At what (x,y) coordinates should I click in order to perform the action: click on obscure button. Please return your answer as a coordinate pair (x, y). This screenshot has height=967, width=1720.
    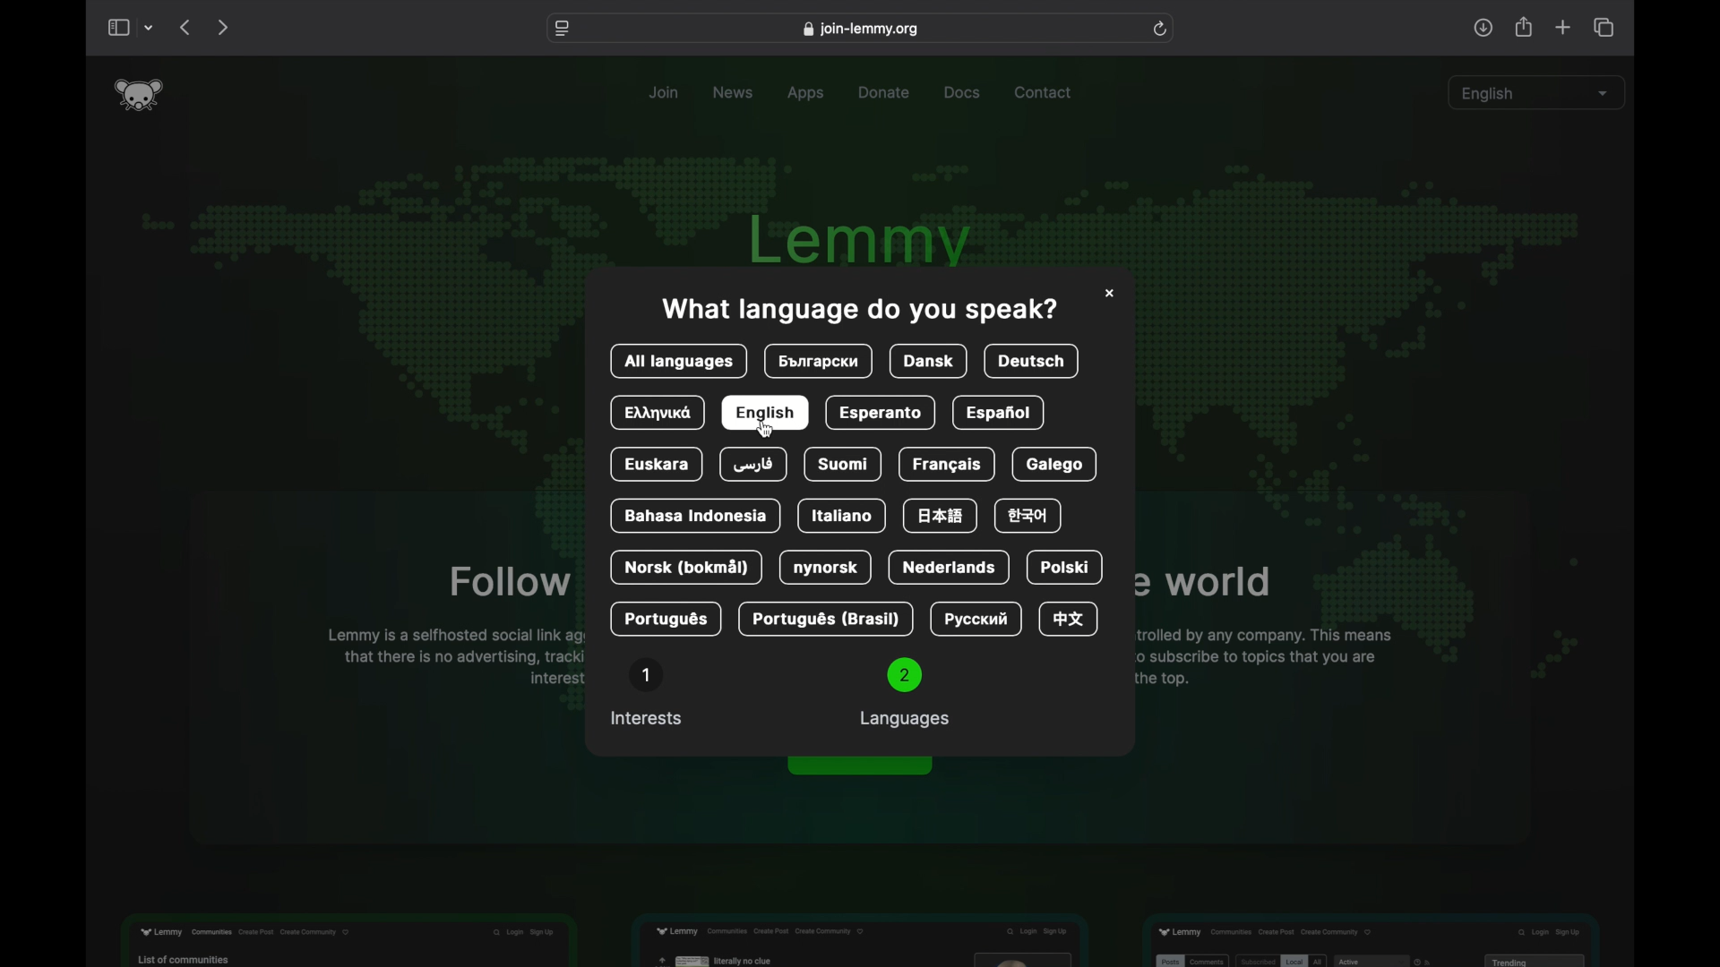
    Looking at the image, I should click on (862, 766).